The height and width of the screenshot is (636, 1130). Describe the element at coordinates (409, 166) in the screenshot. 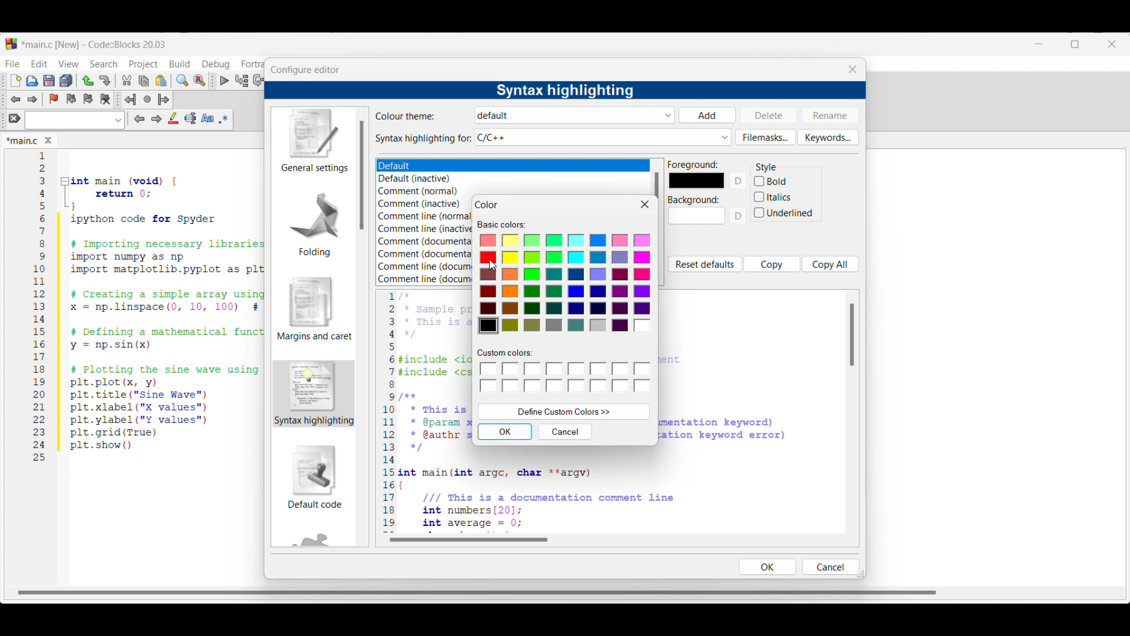

I see `Theme options` at that location.